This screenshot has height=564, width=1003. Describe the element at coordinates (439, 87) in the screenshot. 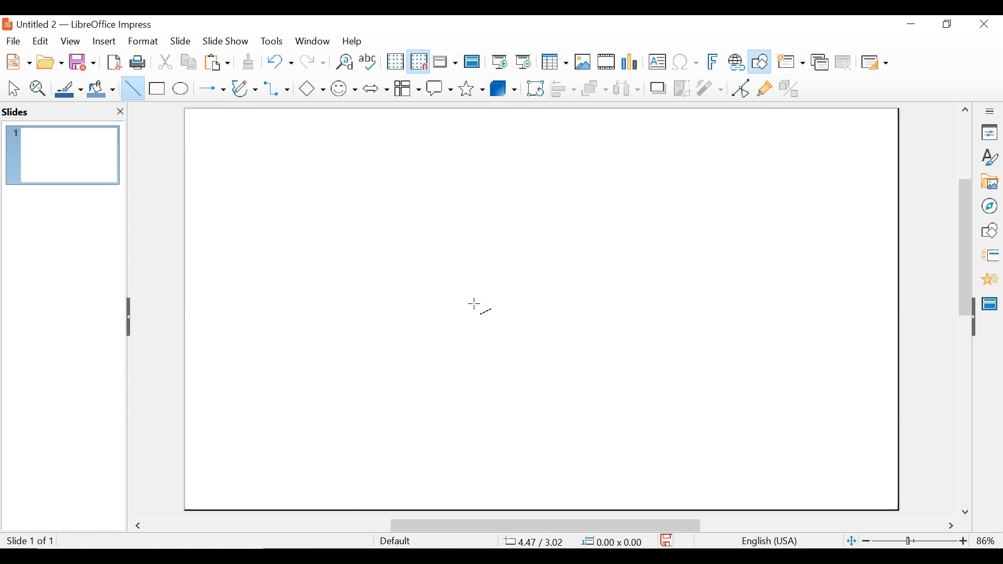

I see `Callout` at that location.